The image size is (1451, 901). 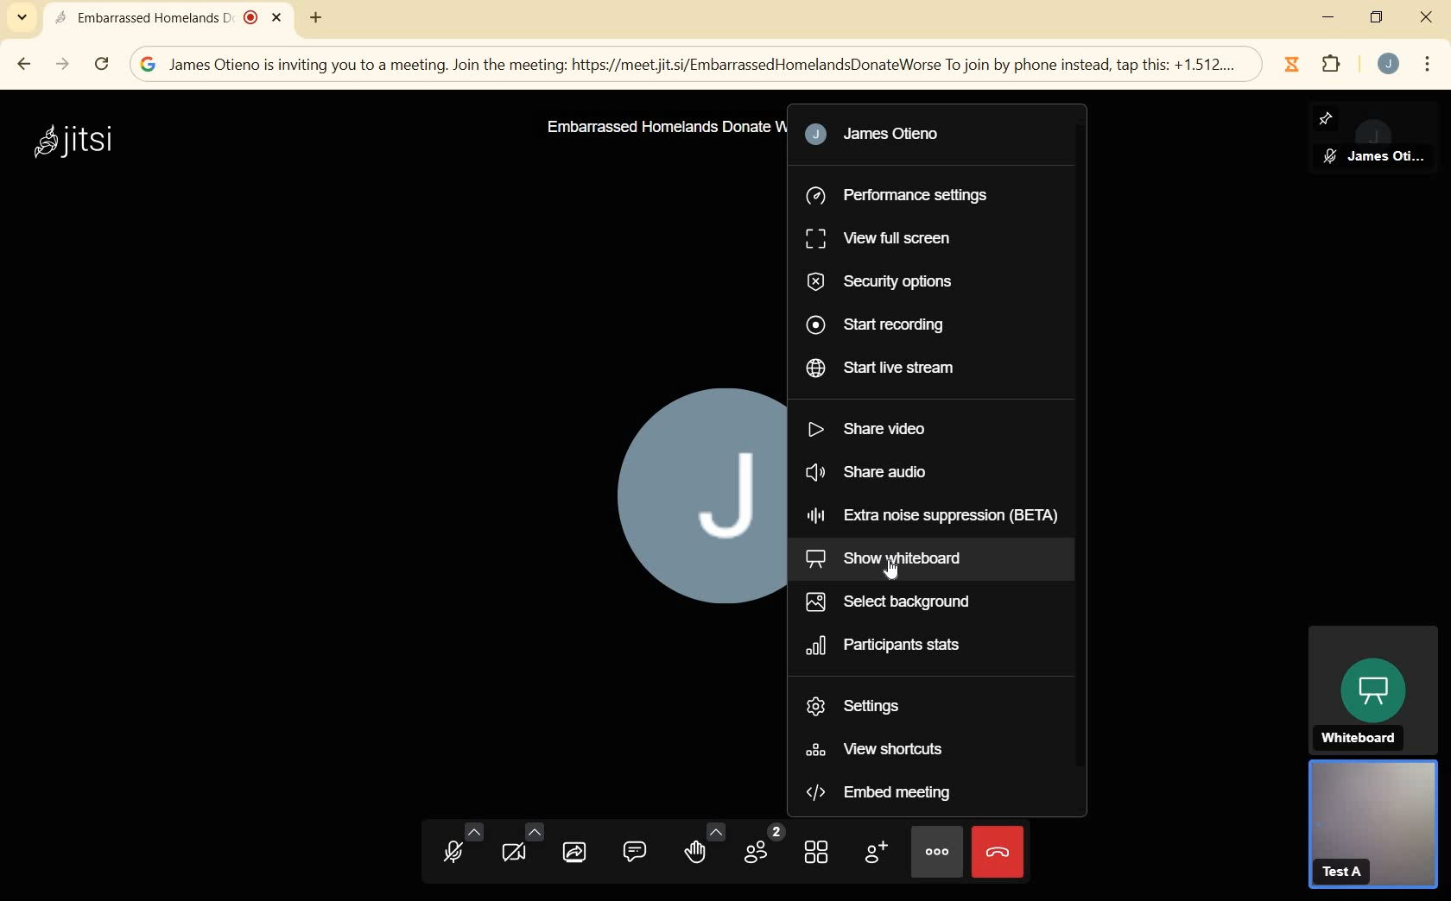 What do you see at coordinates (903, 192) in the screenshot?
I see `PERFORMANCE SETTINGS` at bounding box center [903, 192].